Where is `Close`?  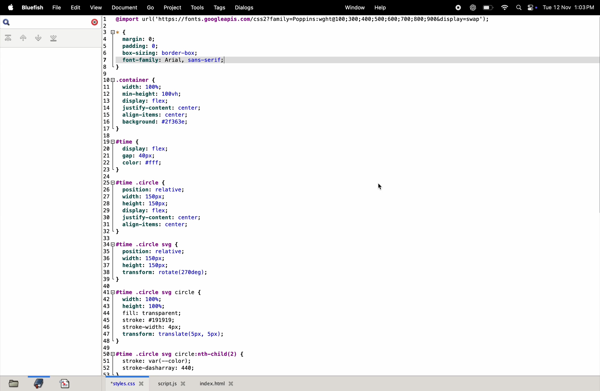 Close is located at coordinates (94, 22).